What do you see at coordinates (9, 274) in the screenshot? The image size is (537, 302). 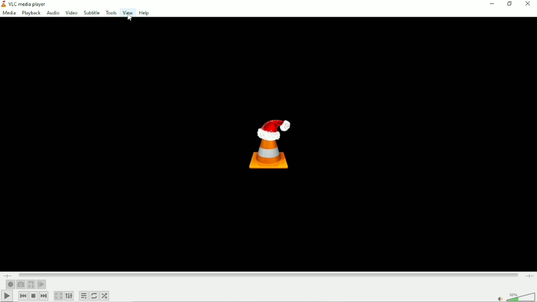 I see `Elapsed time` at bounding box center [9, 274].